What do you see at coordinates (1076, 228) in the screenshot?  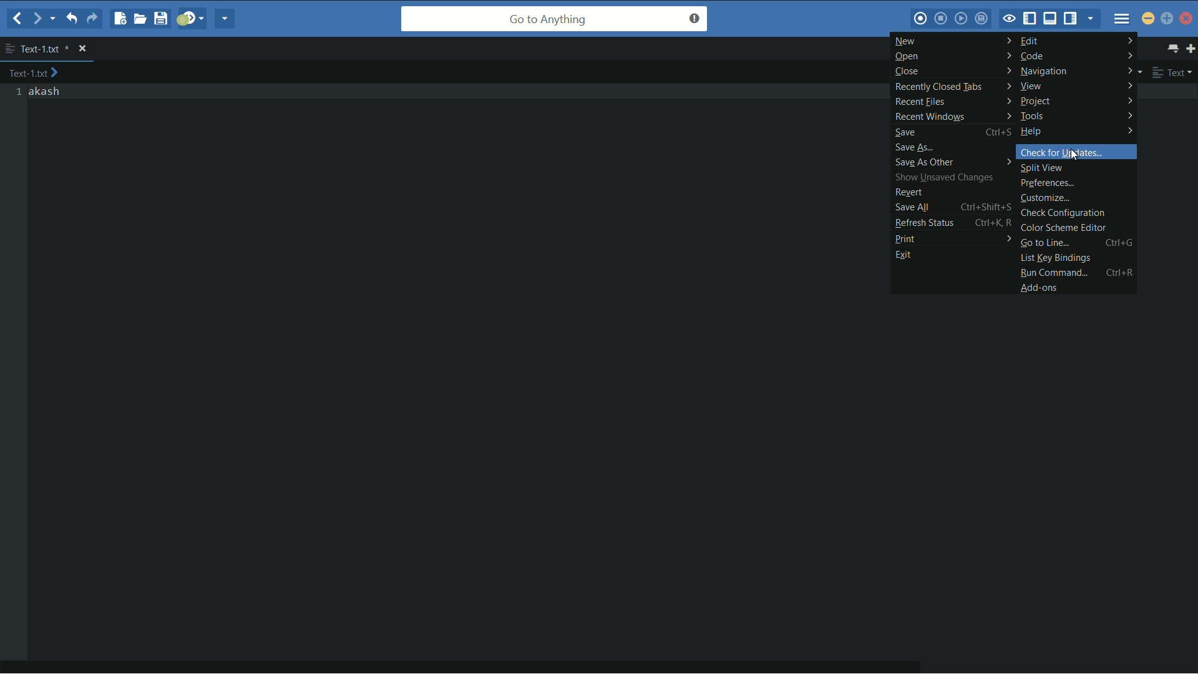 I see `color scheme editor` at bounding box center [1076, 228].